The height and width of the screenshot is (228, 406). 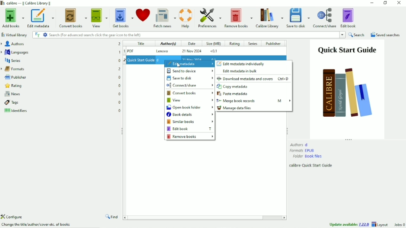 What do you see at coordinates (357, 35) in the screenshot?
I see `Search` at bounding box center [357, 35].